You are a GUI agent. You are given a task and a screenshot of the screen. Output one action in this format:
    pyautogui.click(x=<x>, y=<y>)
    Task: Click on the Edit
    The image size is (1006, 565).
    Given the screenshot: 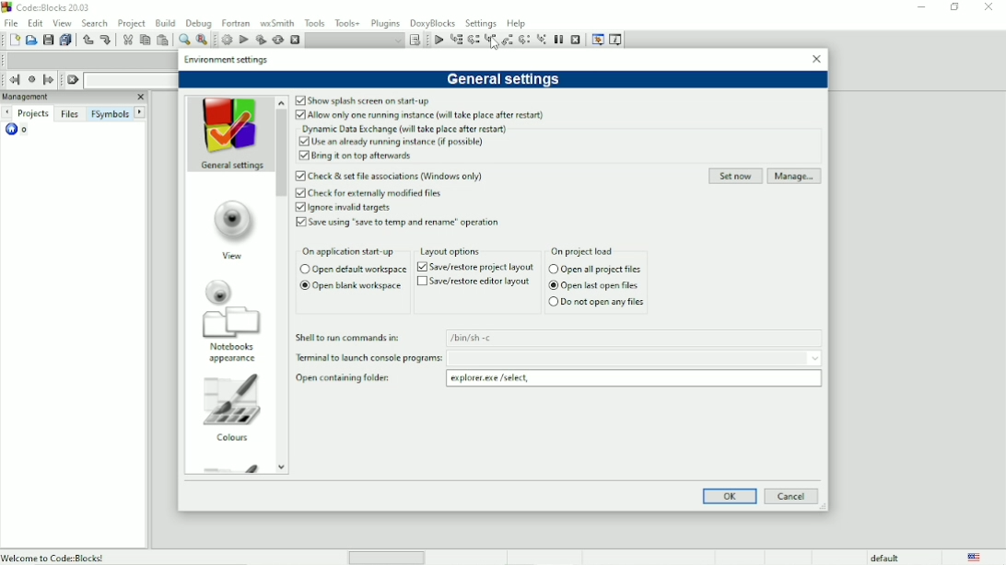 What is the action you would take?
    pyautogui.click(x=35, y=23)
    